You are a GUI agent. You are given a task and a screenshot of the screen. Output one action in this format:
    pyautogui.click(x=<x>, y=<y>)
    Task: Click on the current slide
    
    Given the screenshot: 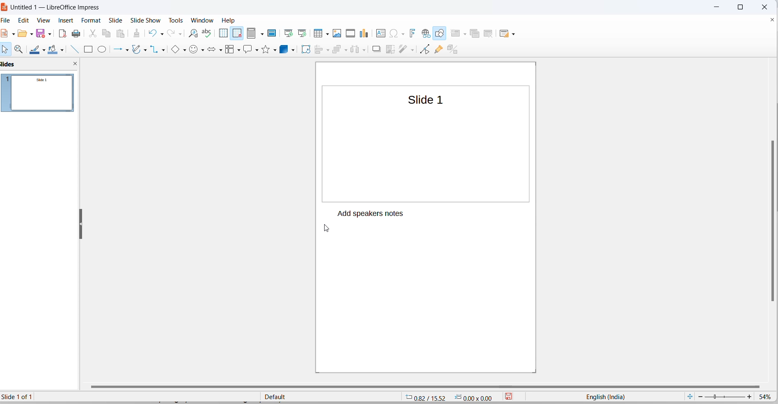 What is the action you would take?
    pyautogui.click(x=21, y=397)
    